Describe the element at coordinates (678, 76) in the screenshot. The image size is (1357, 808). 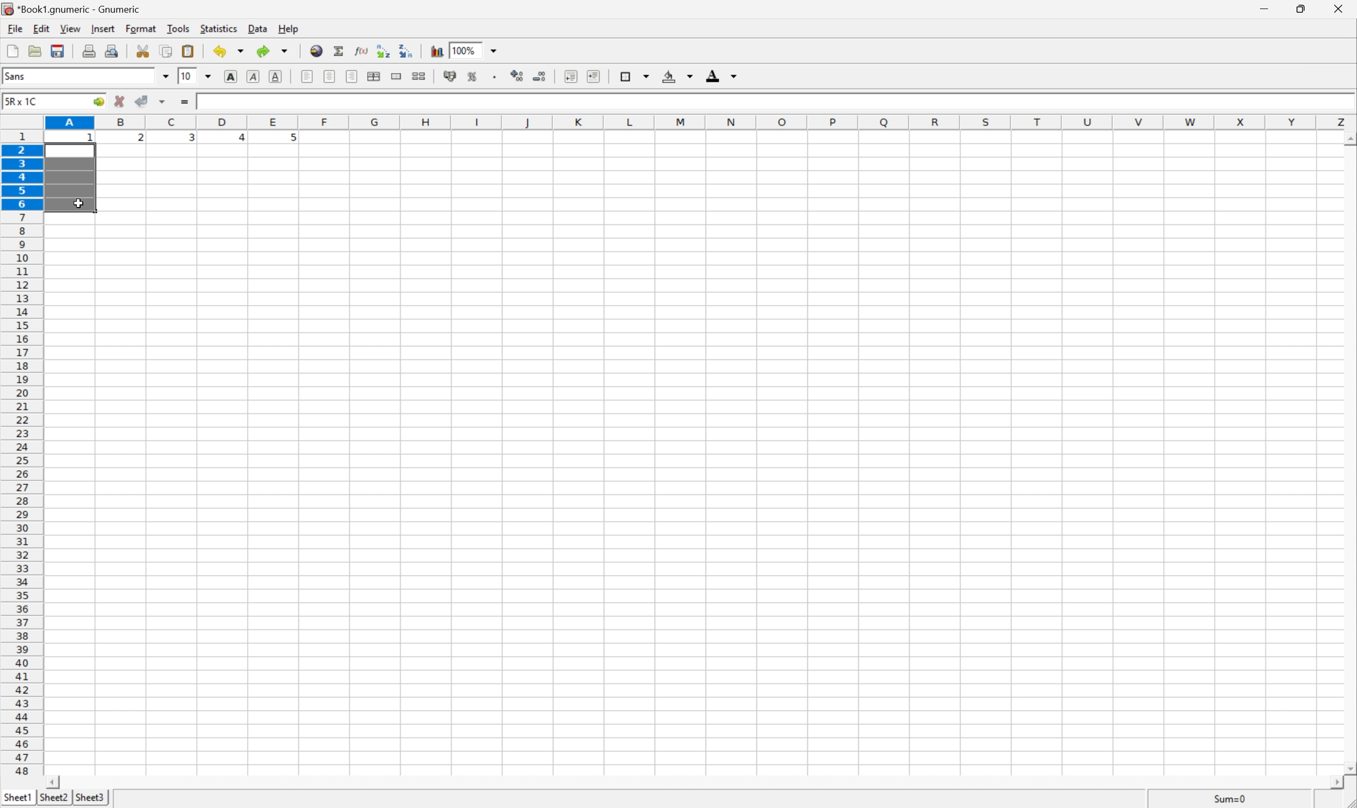
I see `background` at that location.